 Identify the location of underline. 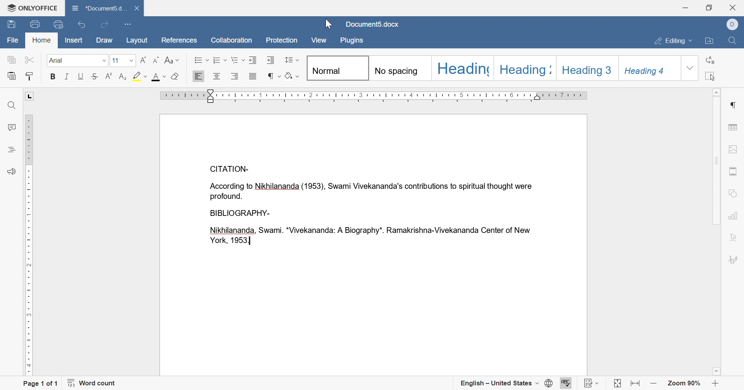
(81, 76).